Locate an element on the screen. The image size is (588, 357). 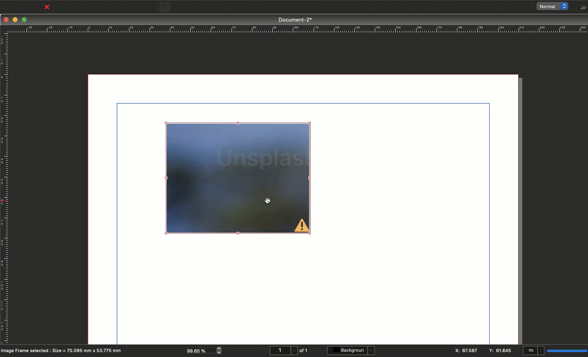
PDF radio button is located at coordinates (463, 7).